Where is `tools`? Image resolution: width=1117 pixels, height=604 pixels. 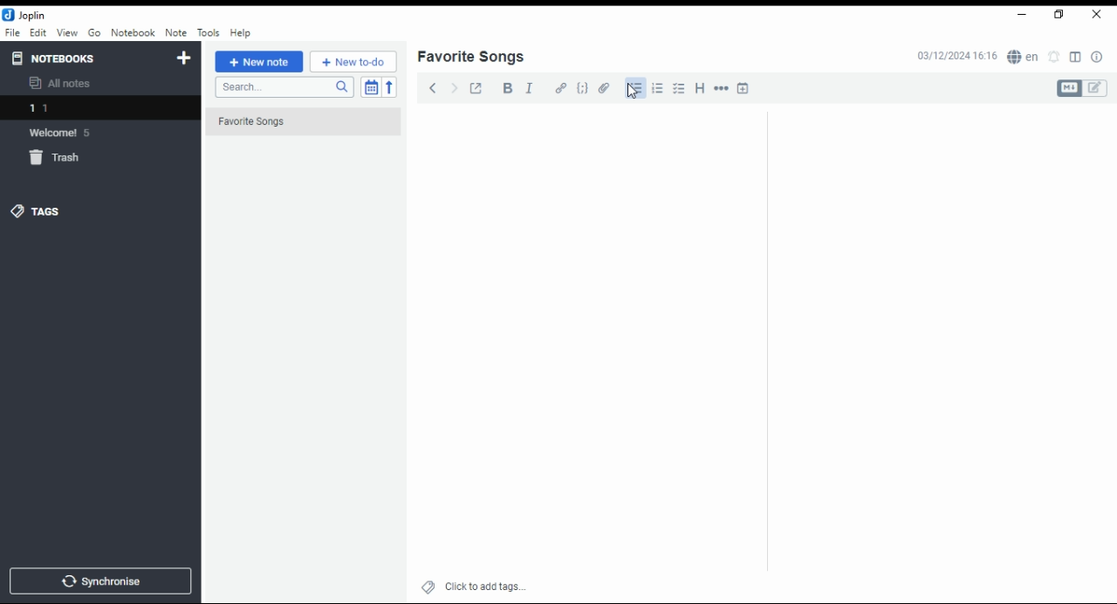 tools is located at coordinates (209, 33).